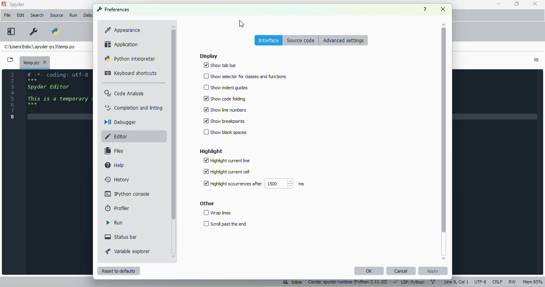 Image resolution: width=545 pixels, height=287 pixels. Describe the element at coordinates (369, 271) in the screenshot. I see `OK` at that location.